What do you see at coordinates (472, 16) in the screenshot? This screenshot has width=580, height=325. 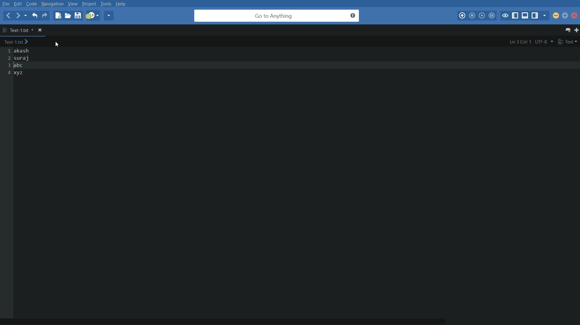 I see `stop macro` at bounding box center [472, 16].